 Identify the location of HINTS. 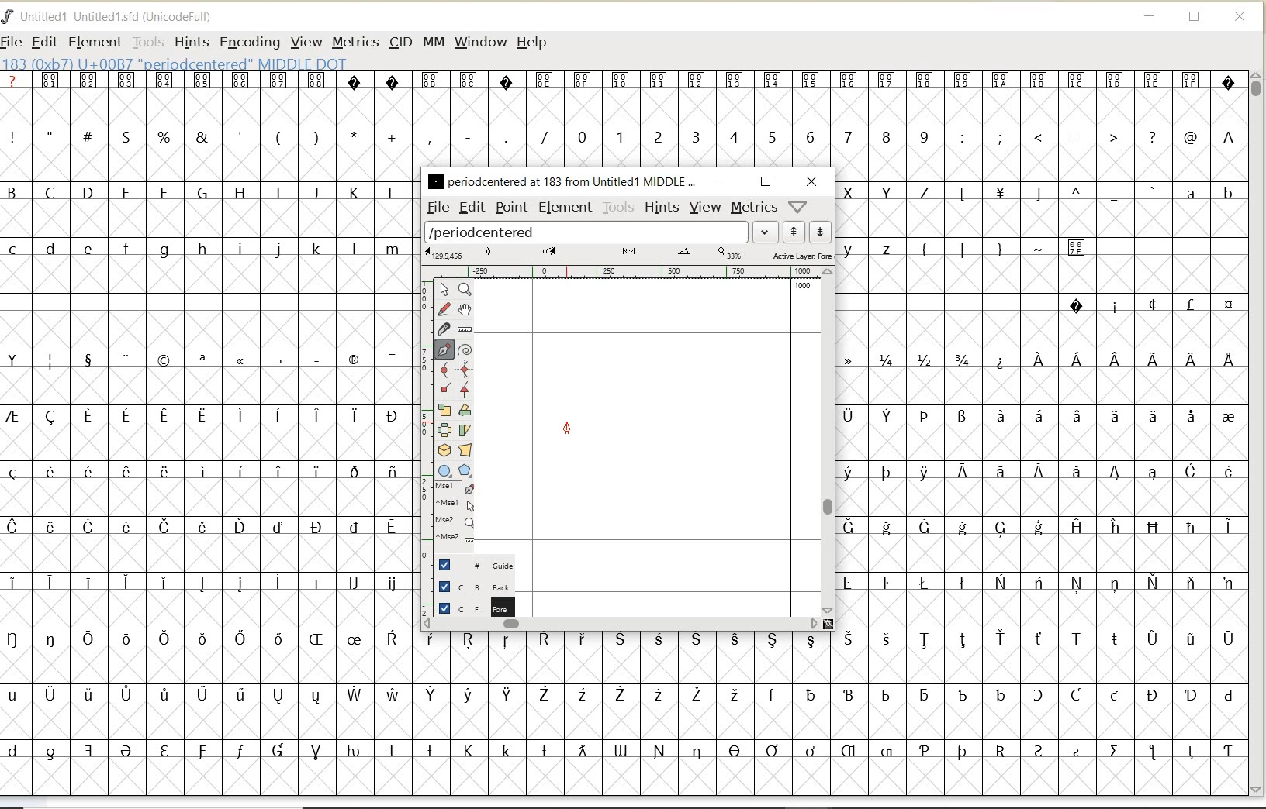
(190, 42).